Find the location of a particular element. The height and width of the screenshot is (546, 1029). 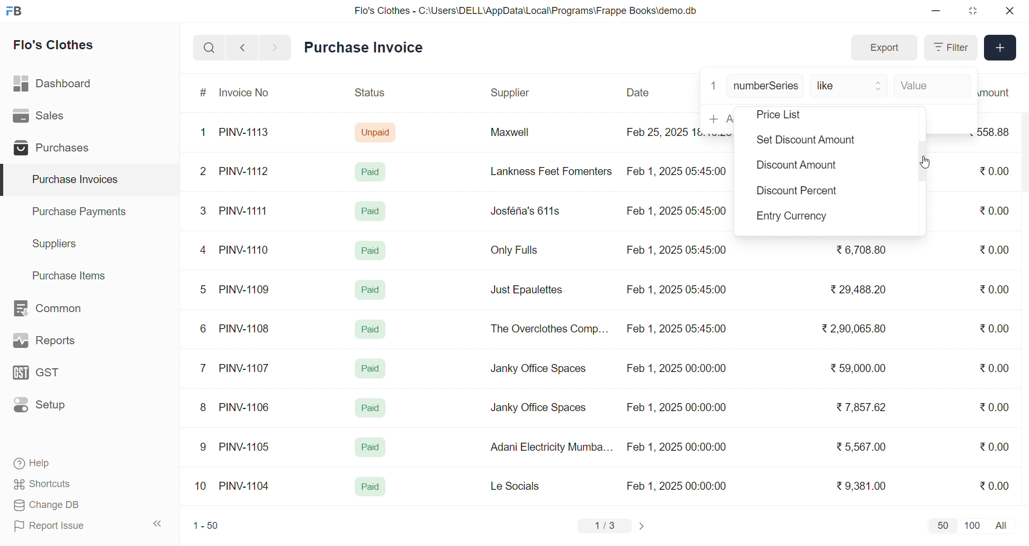

The Overclothes Comp... is located at coordinates (548, 328).